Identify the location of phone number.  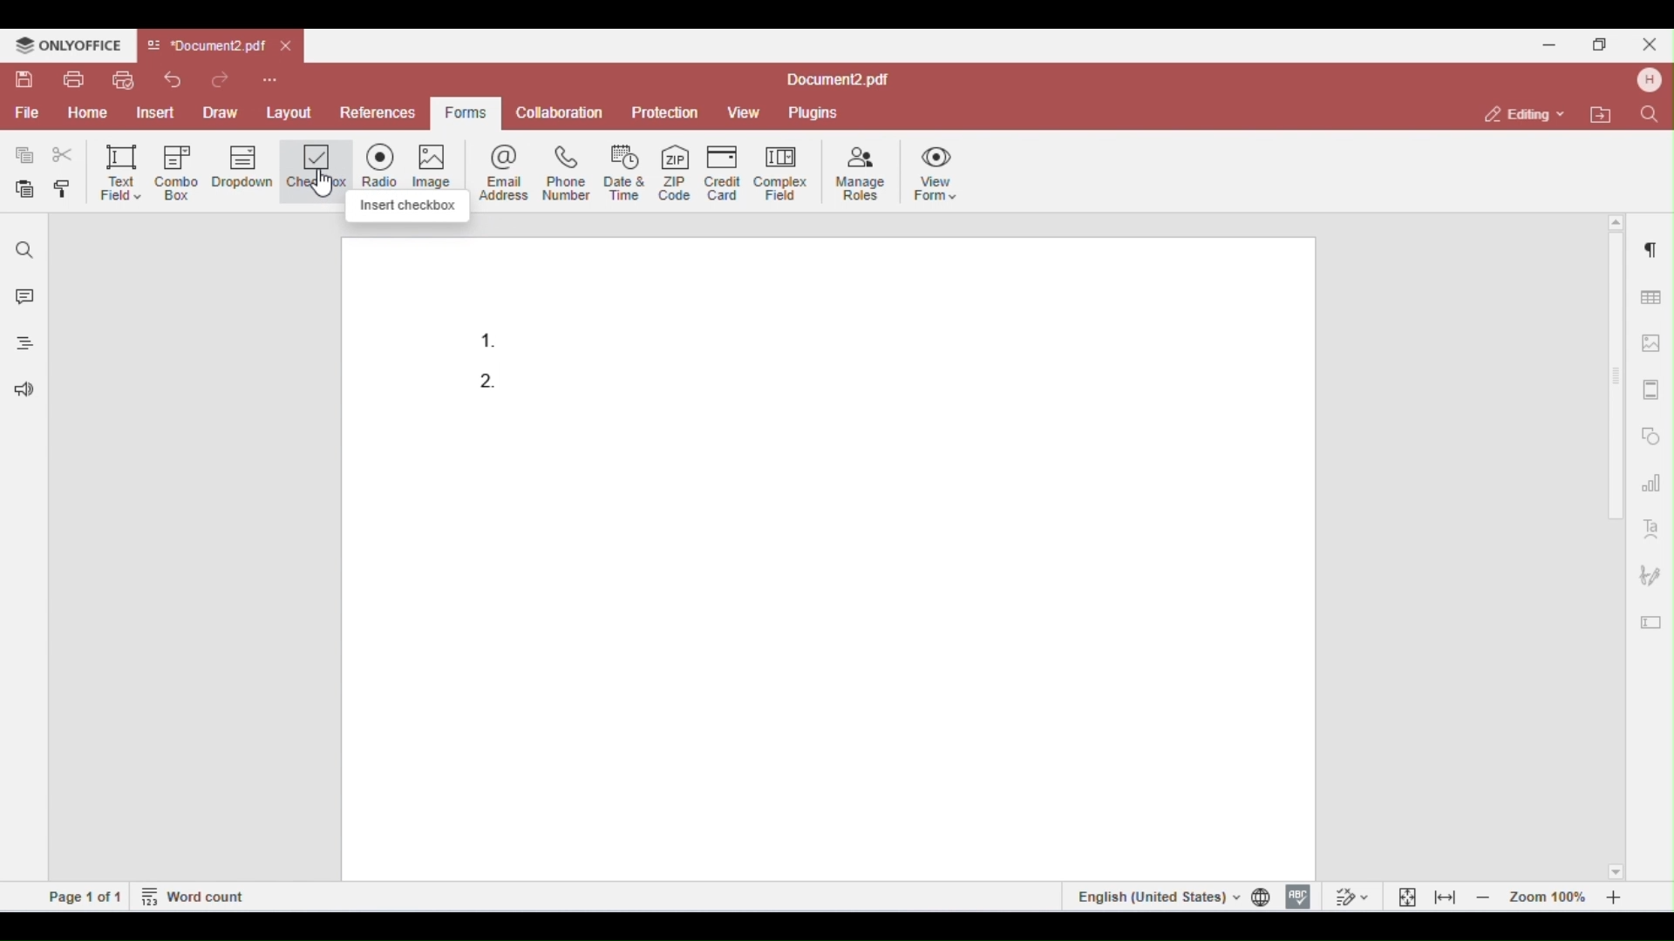
(565, 173).